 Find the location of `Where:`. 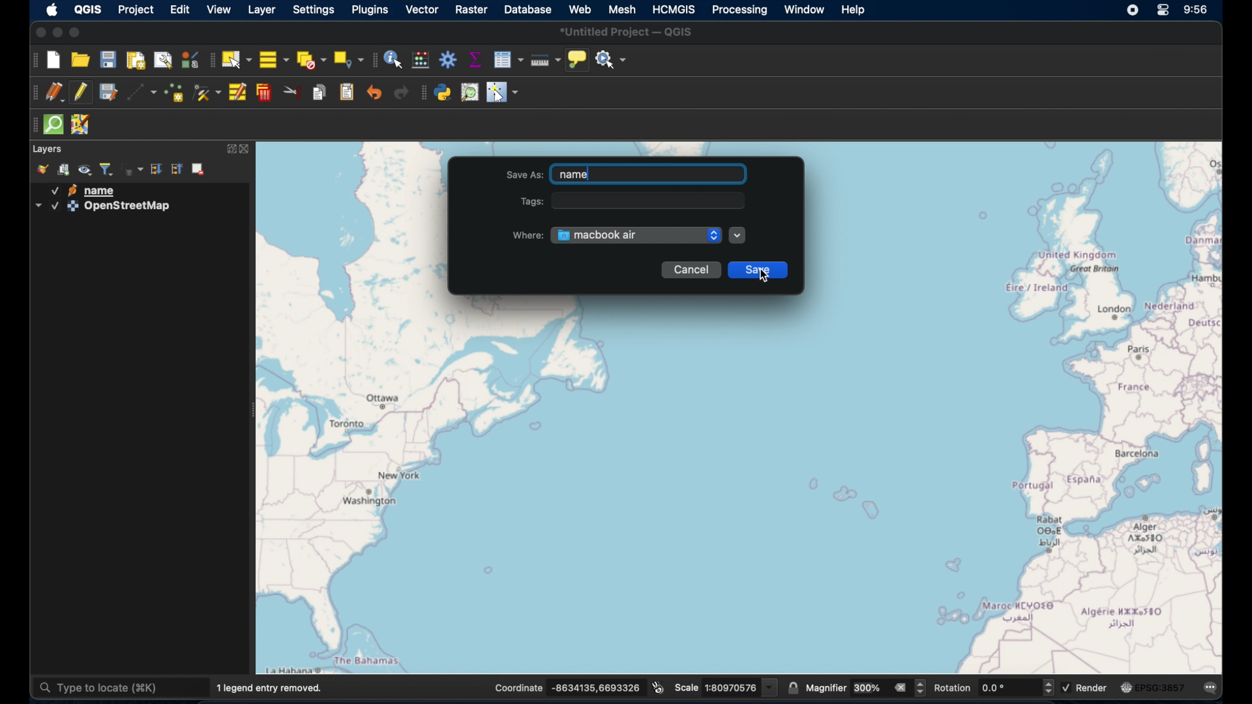

Where: is located at coordinates (528, 233).